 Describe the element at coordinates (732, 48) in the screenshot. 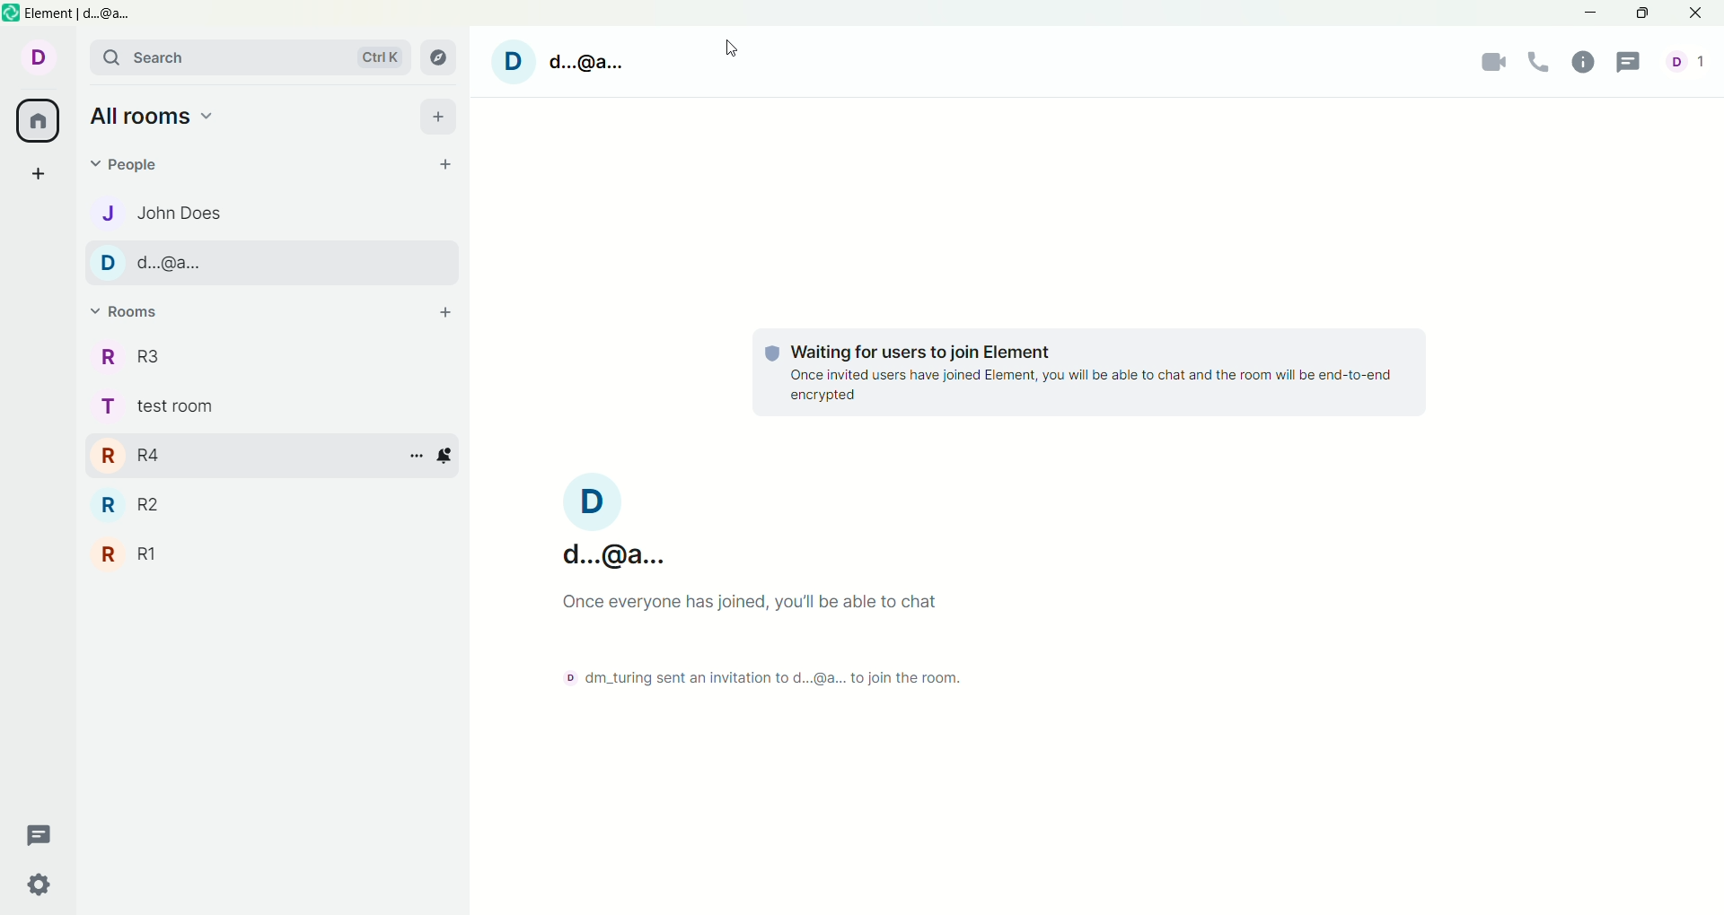

I see `Cursor` at that location.